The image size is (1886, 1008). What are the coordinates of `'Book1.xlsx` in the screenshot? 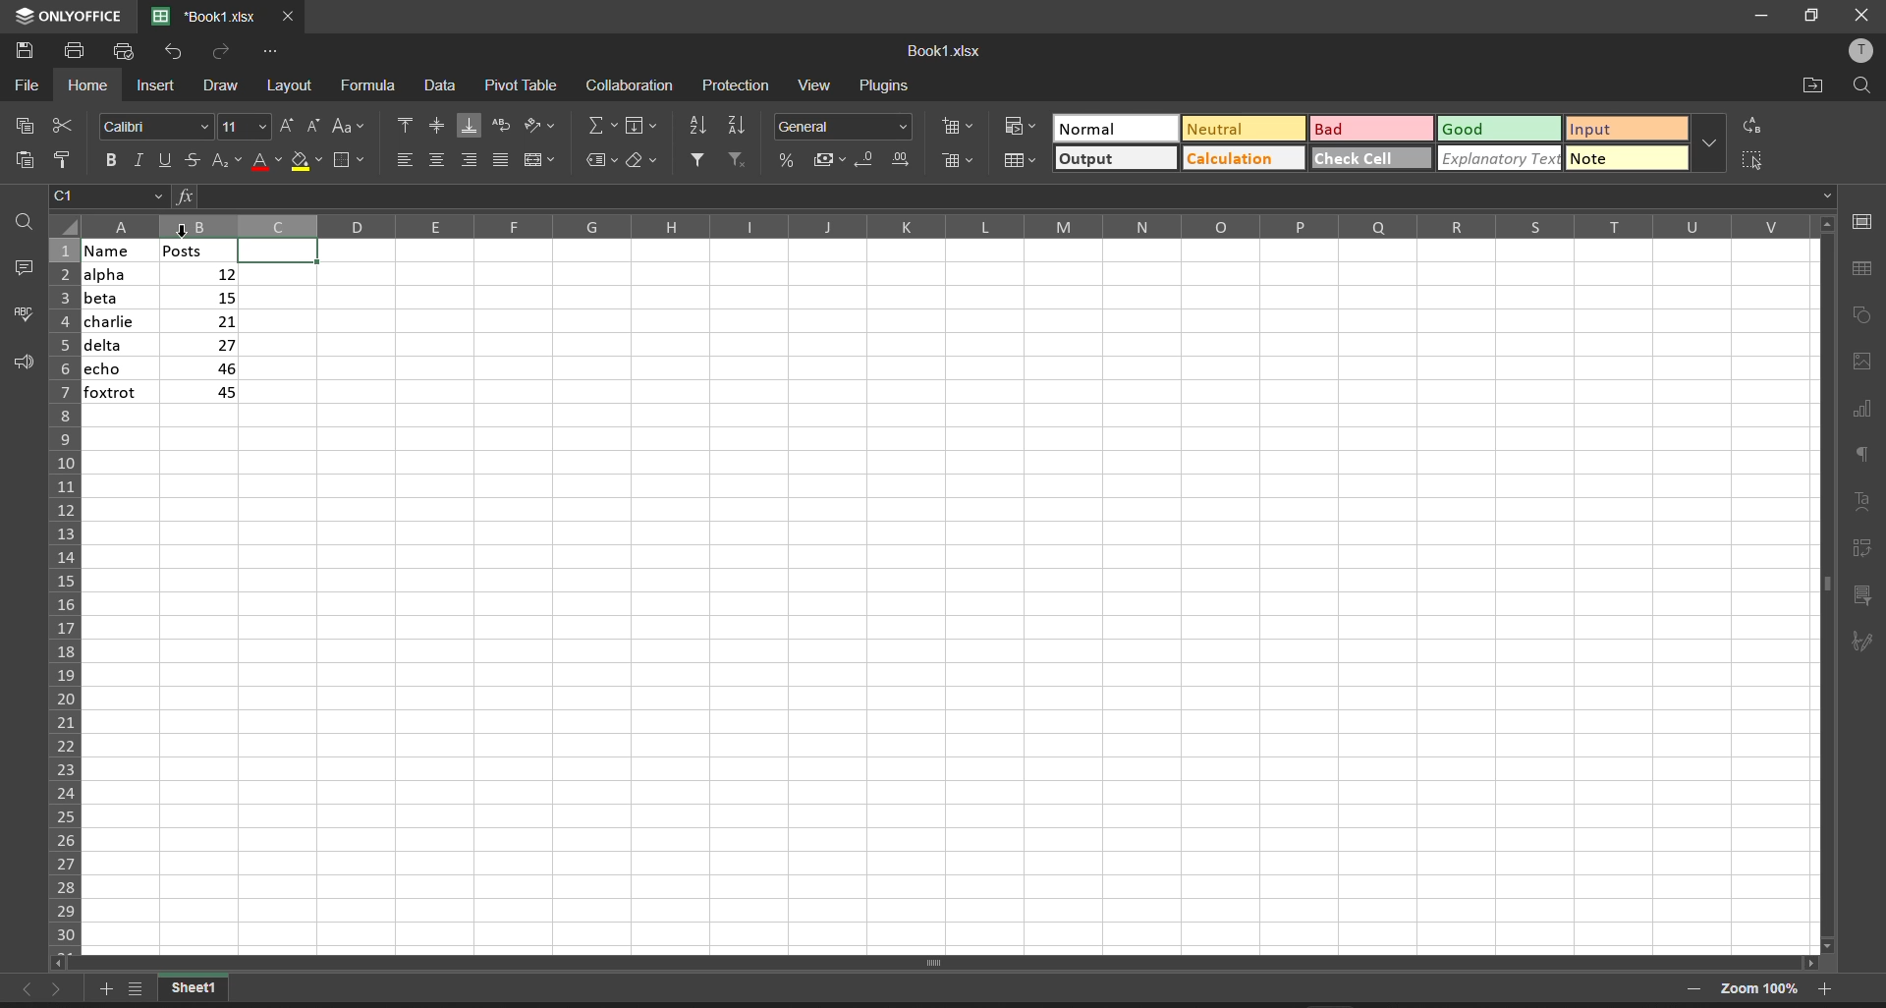 It's located at (201, 17).